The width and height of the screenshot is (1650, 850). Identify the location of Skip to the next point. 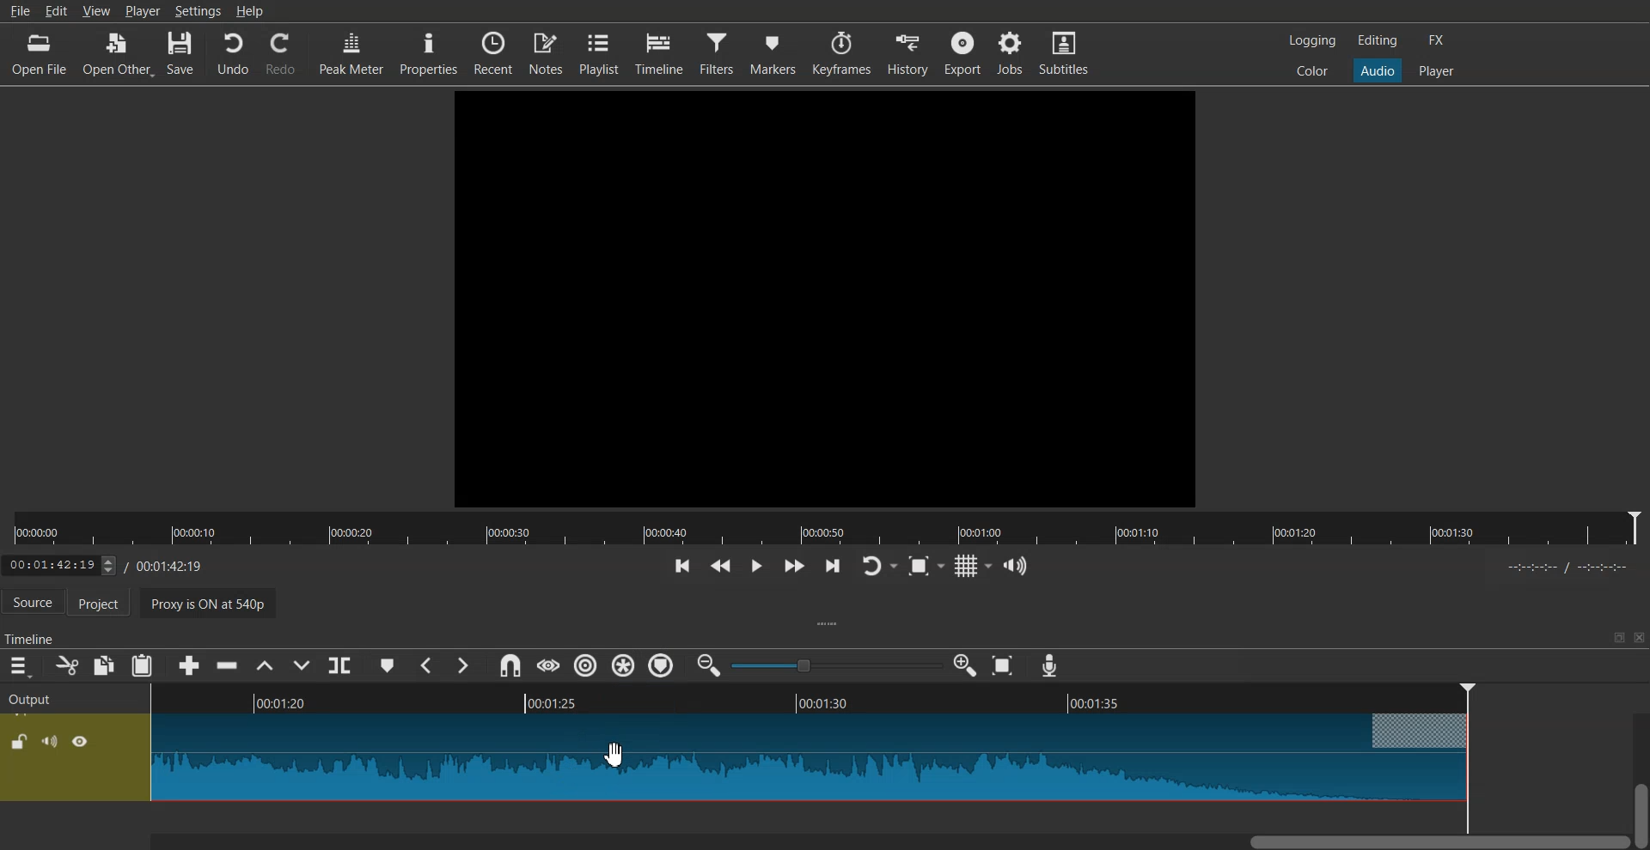
(833, 567).